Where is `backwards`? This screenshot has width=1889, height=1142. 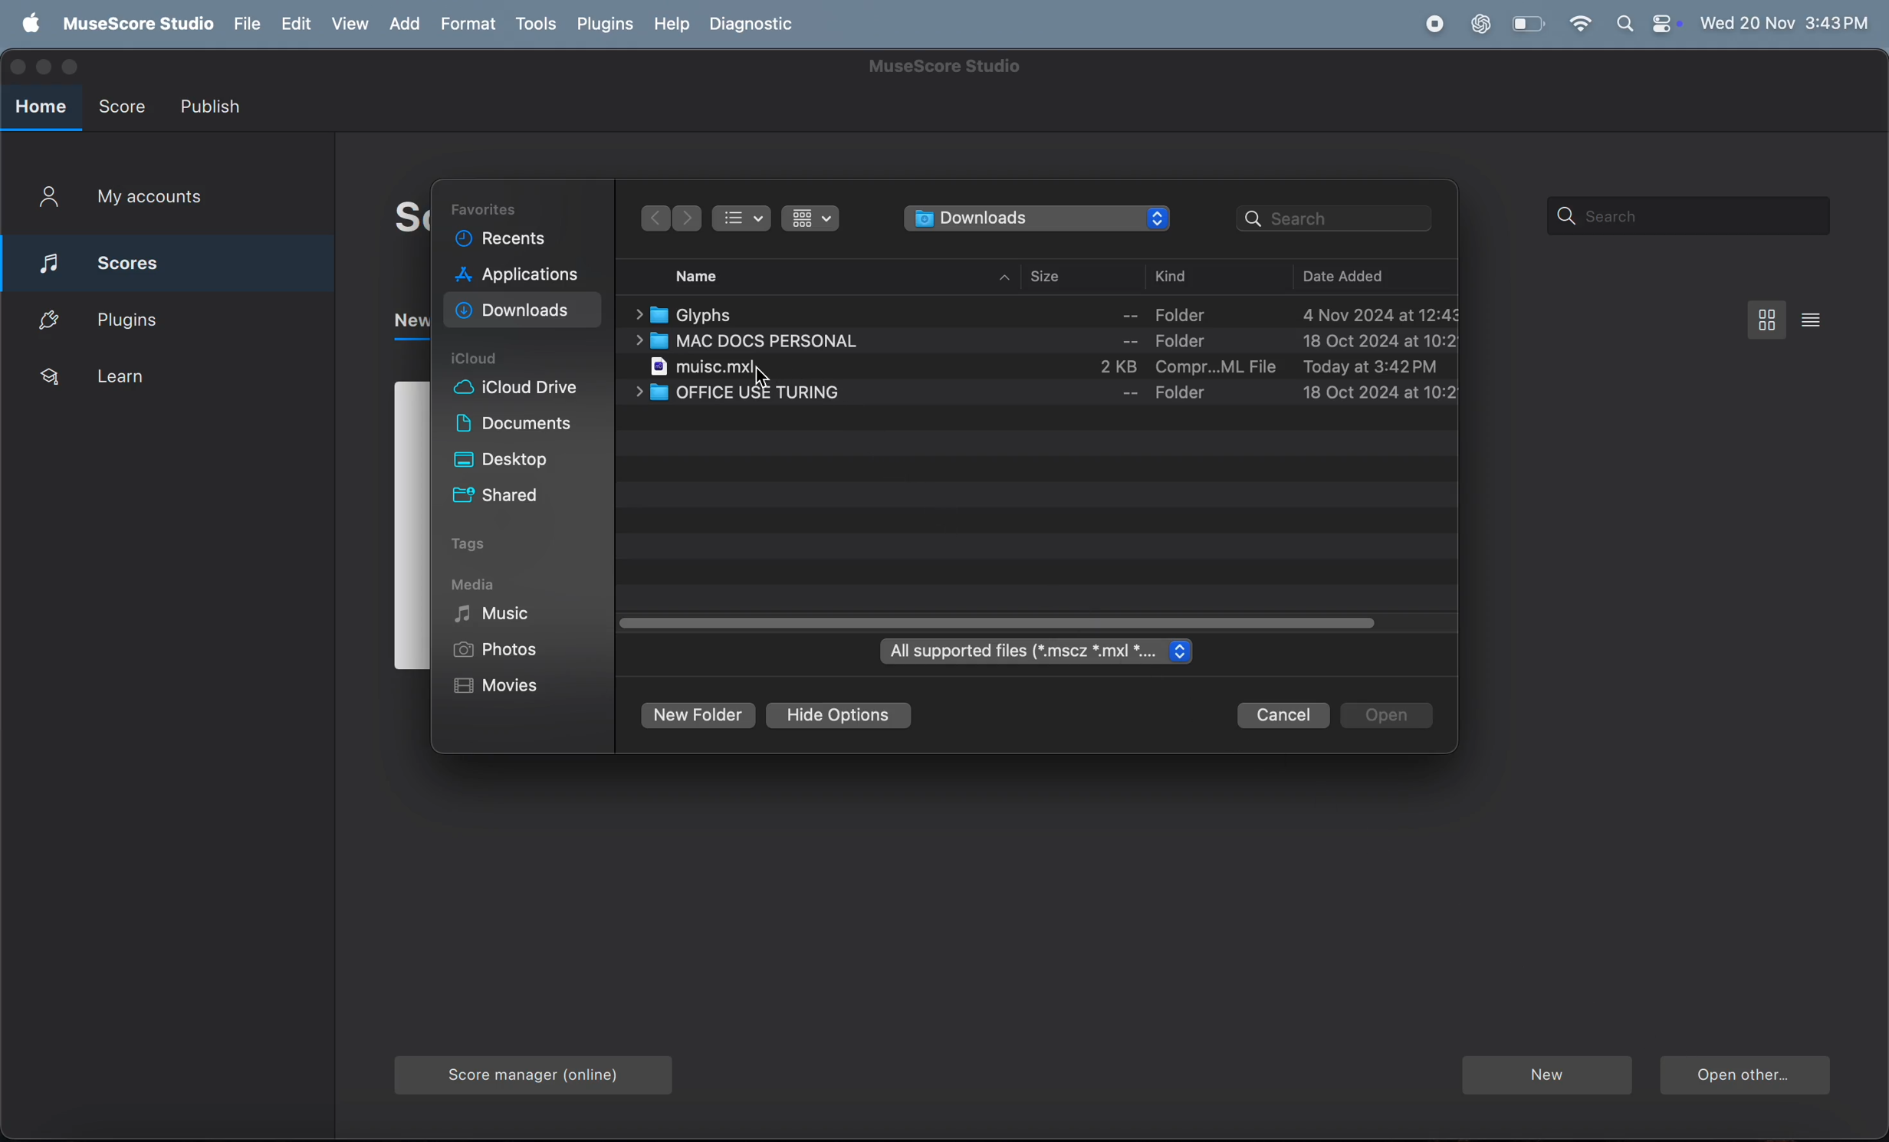
backwards is located at coordinates (688, 218).